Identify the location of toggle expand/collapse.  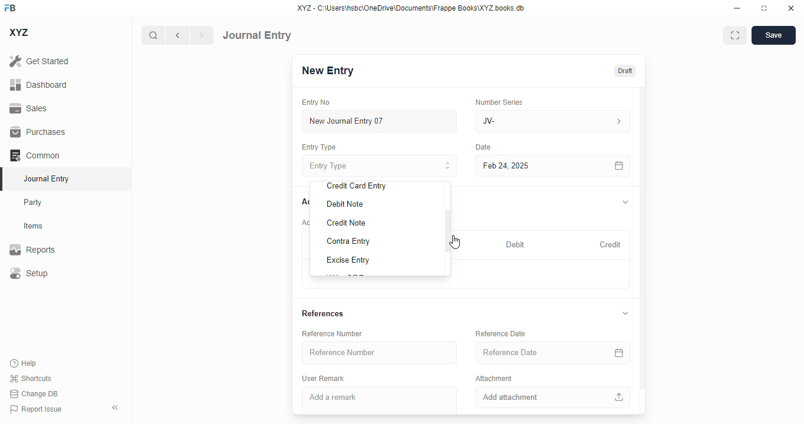
(626, 201).